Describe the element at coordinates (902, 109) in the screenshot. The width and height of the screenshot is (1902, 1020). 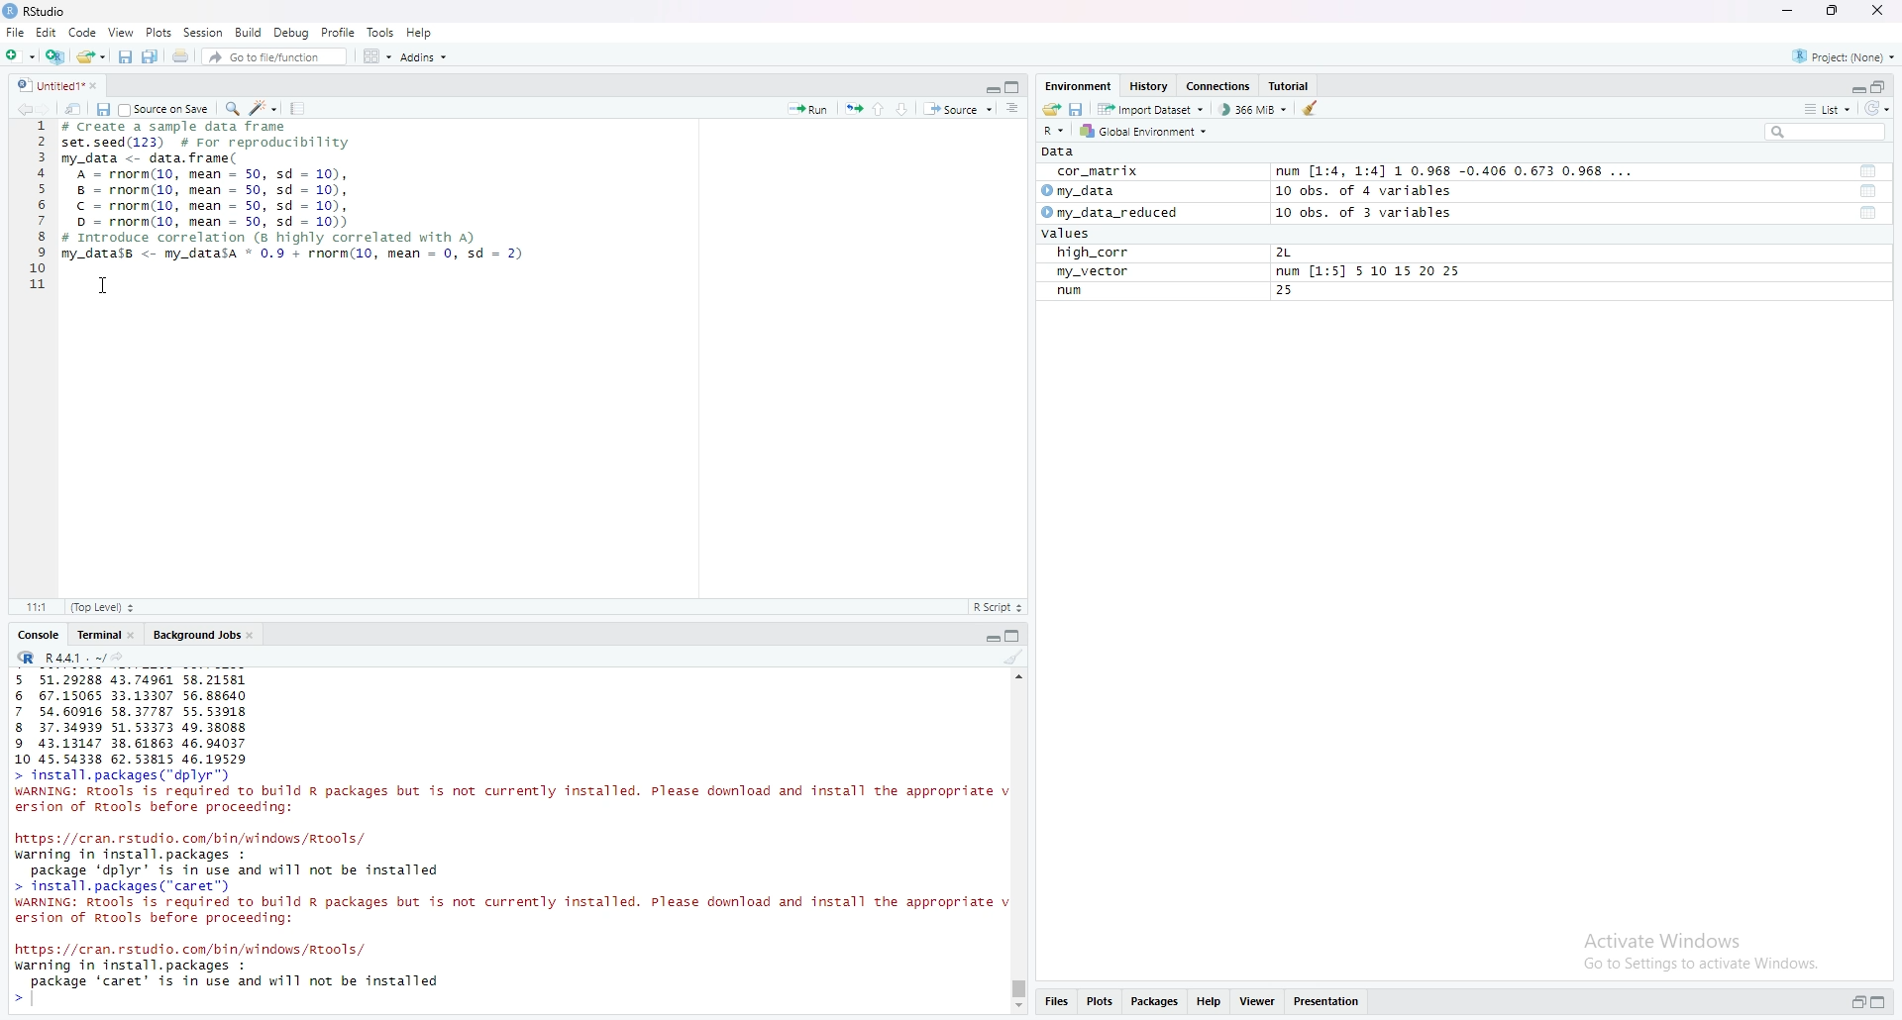
I see `Down ` at that location.